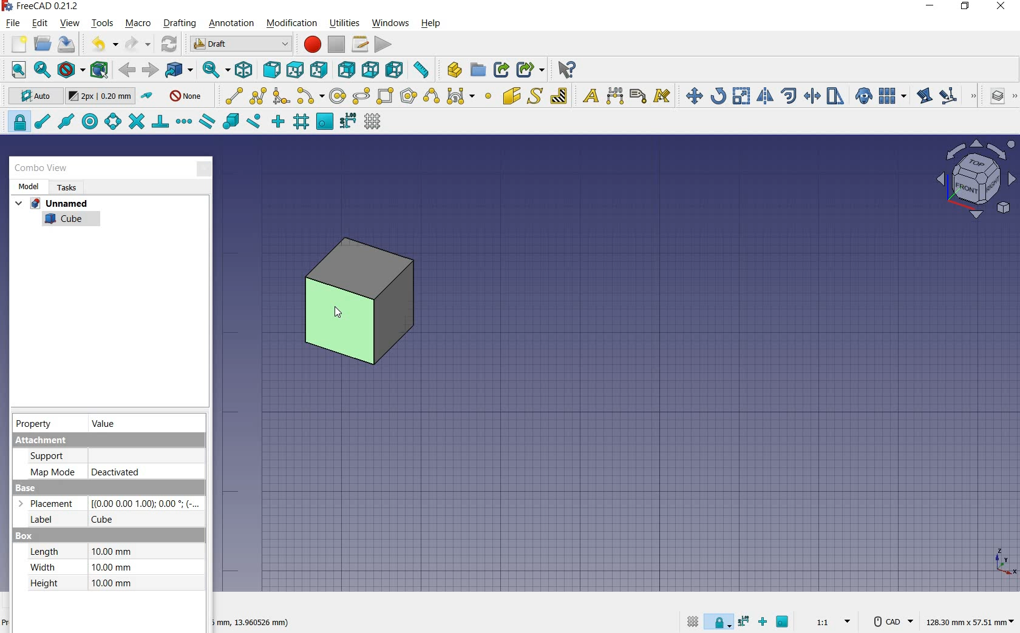 The image size is (1020, 633). What do you see at coordinates (205, 167) in the screenshot?
I see `close` at bounding box center [205, 167].